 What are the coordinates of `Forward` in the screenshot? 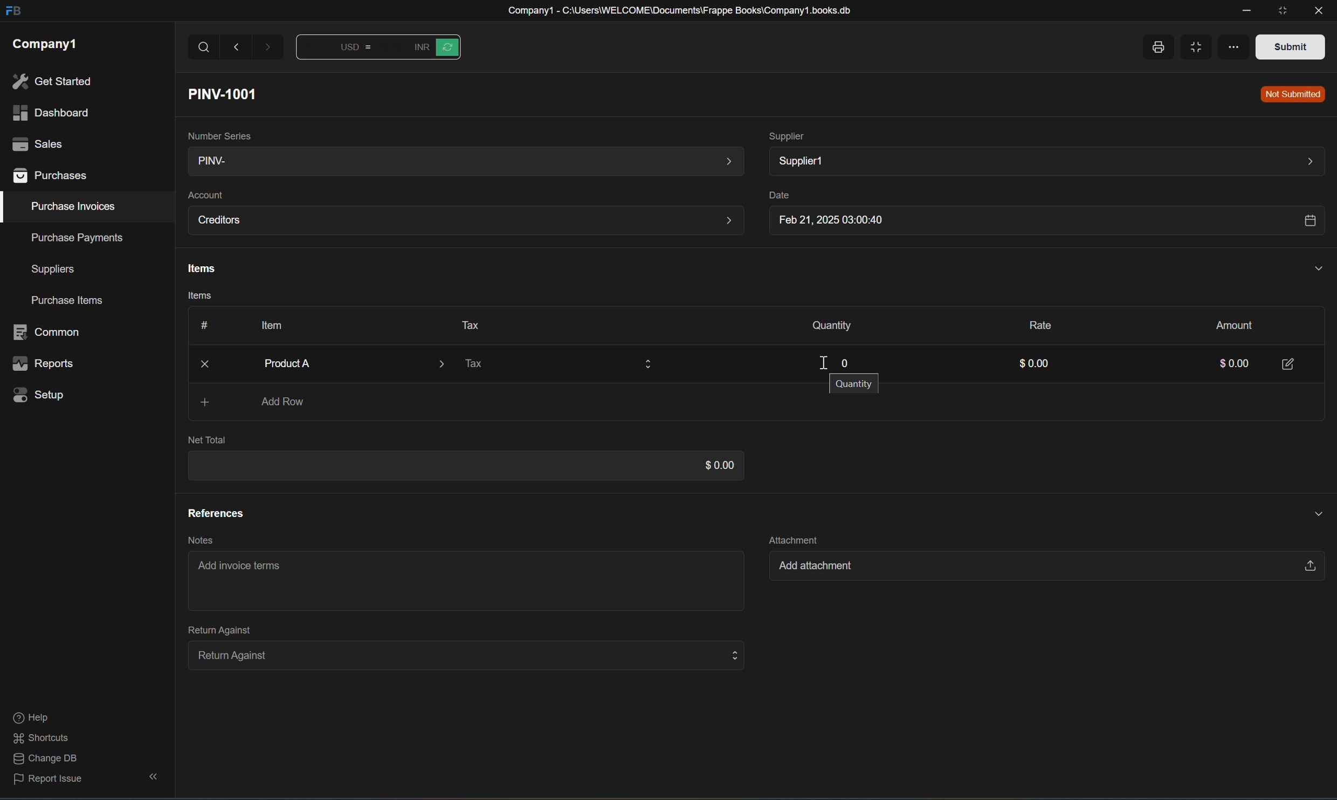 It's located at (270, 50).